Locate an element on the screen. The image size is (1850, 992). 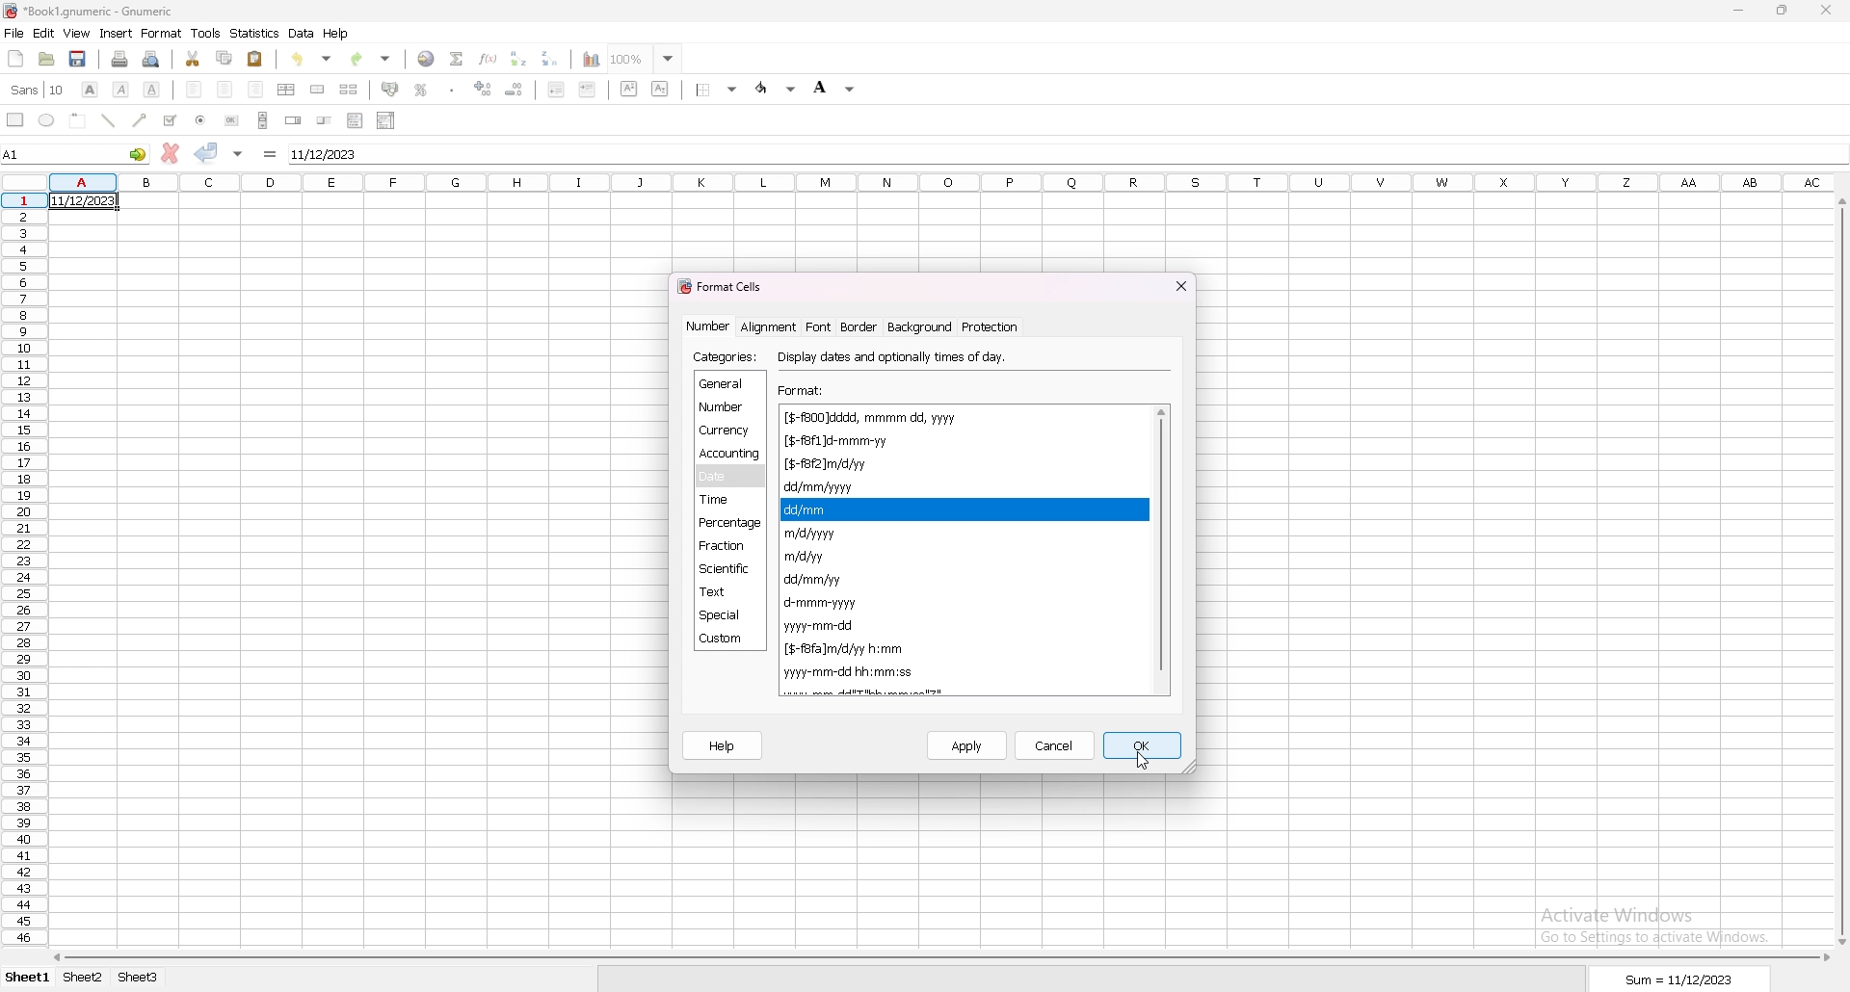
number is located at coordinates (709, 326).